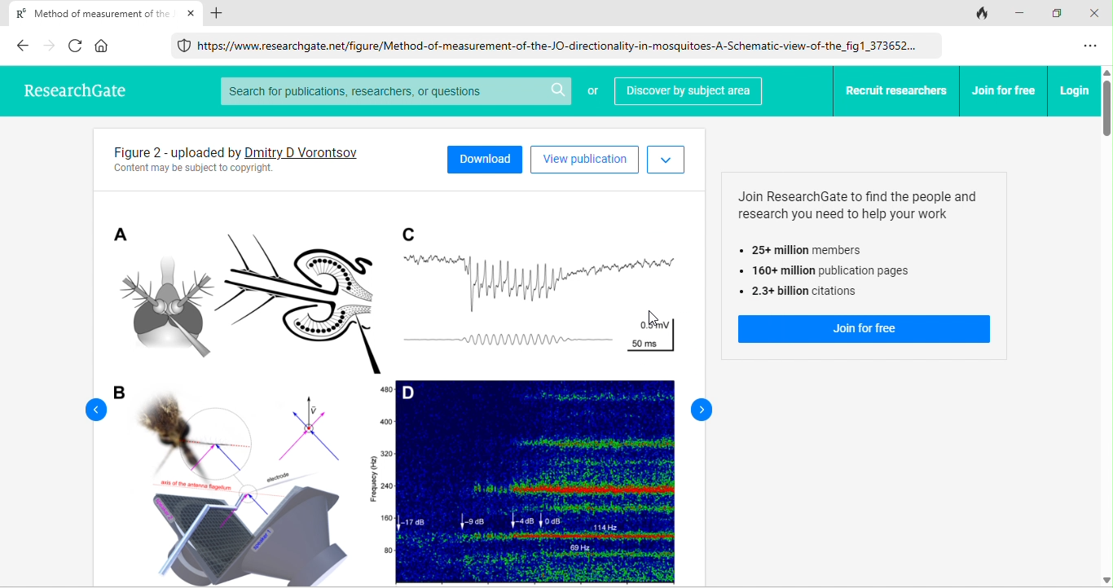 The image size is (1113, 588). Describe the element at coordinates (88, 409) in the screenshot. I see `back` at that location.